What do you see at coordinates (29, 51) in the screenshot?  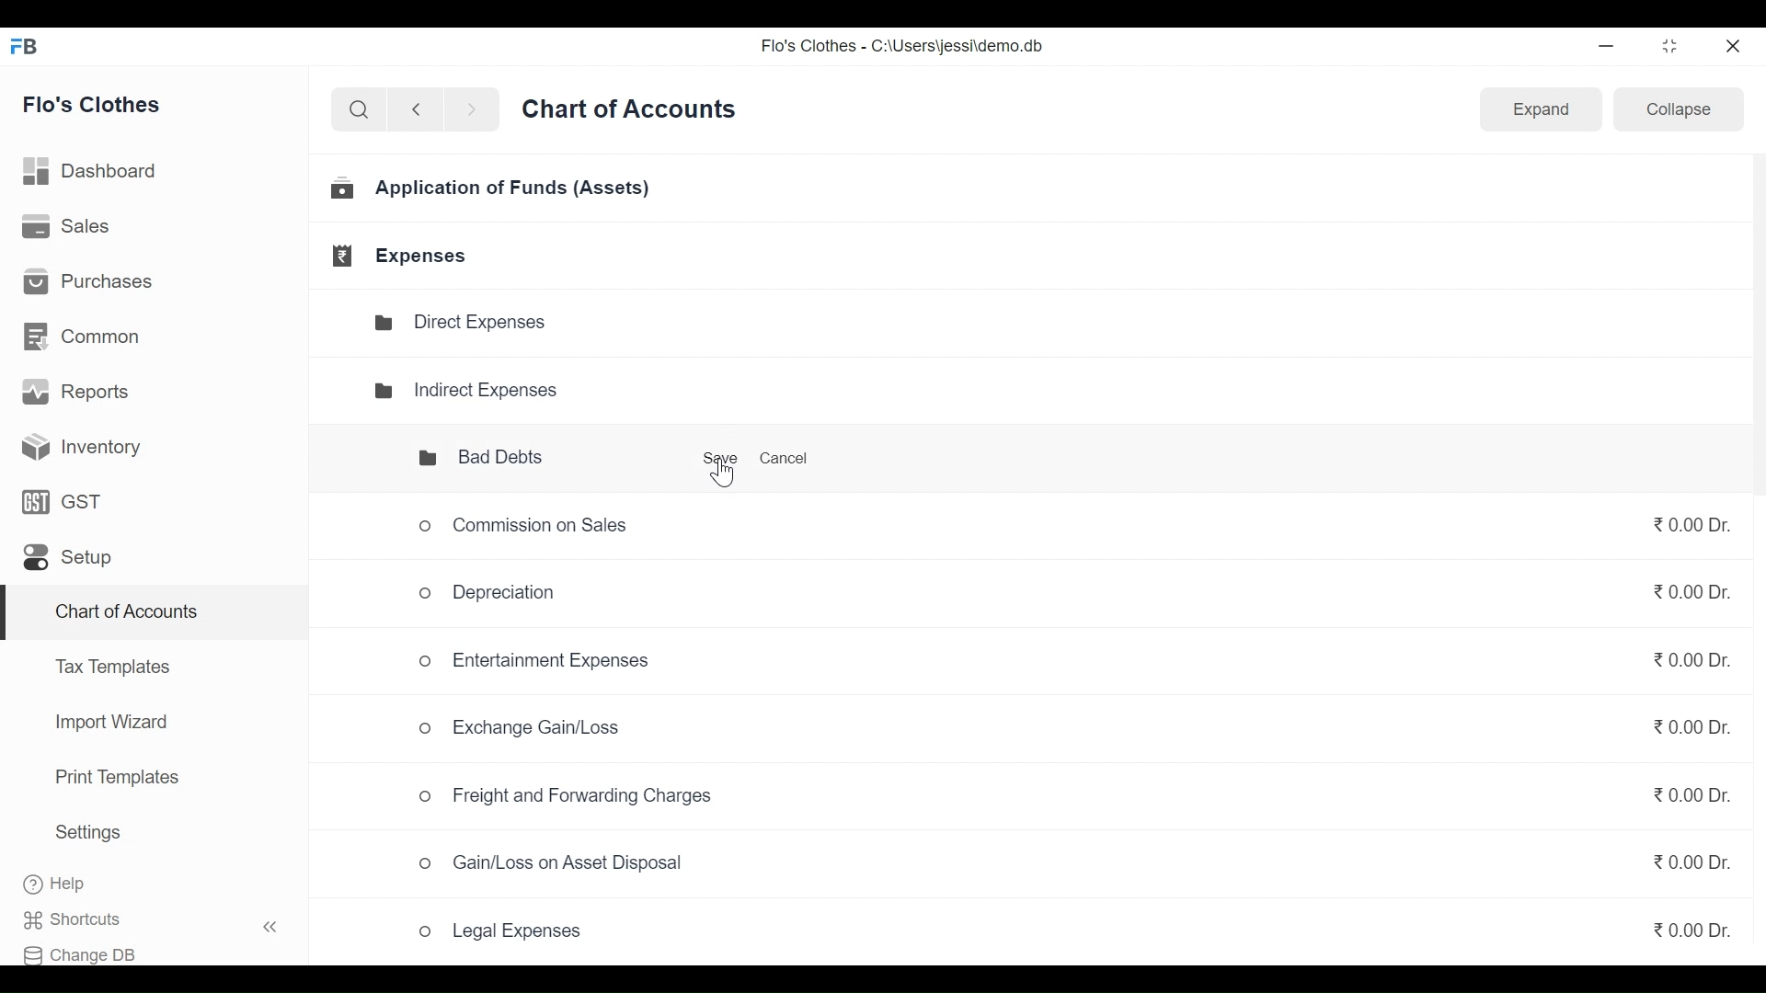 I see `FB` at bounding box center [29, 51].